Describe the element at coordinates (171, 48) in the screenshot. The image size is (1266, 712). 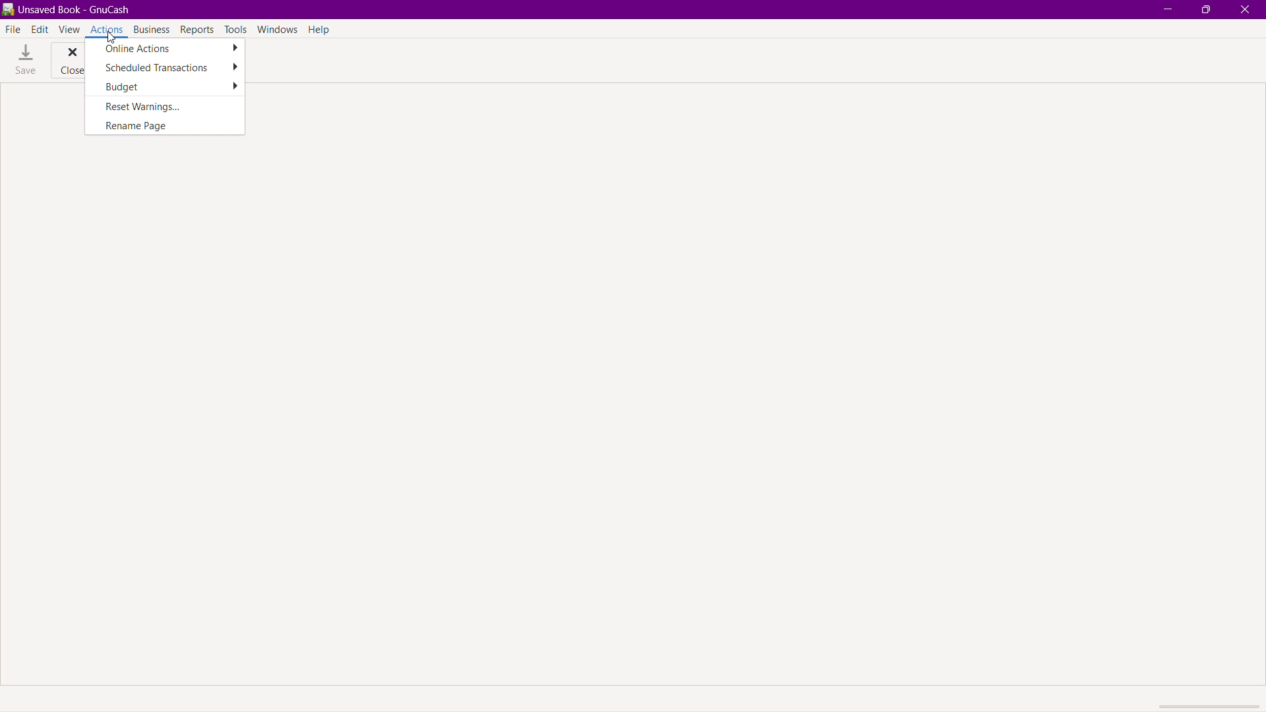
I see `Online Actions` at that location.